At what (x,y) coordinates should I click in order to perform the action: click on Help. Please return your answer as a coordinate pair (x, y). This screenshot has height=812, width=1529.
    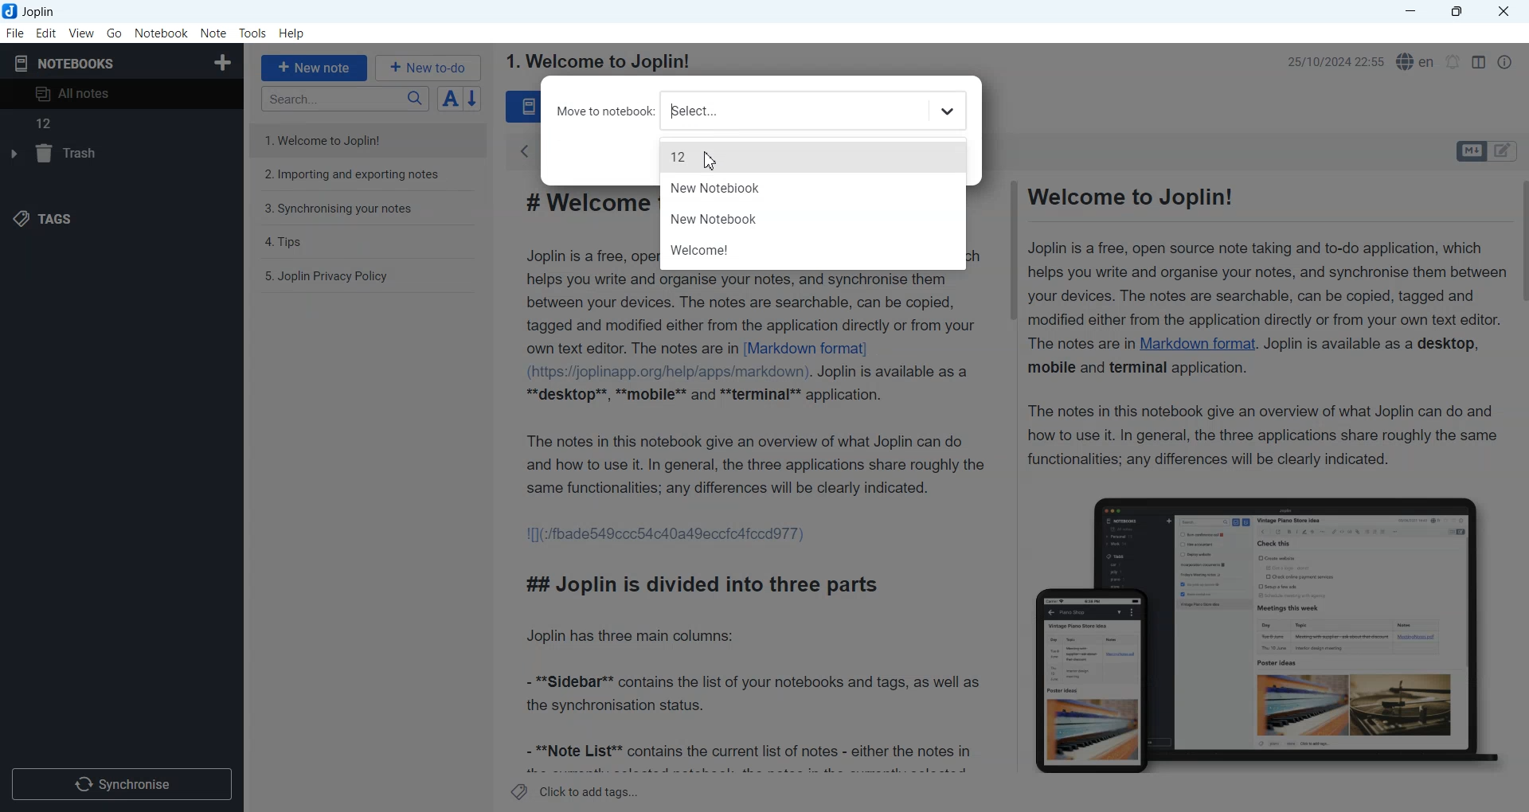
    Looking at the image, I should click on (293, 34).